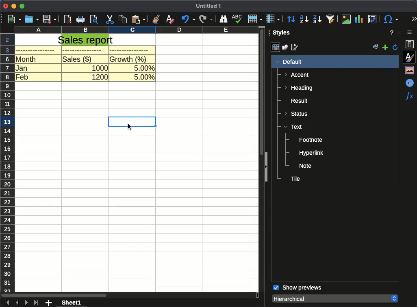 Image resolution: width=417 pixels, height=307 pixels. I want to click on image, so click(347, 19).